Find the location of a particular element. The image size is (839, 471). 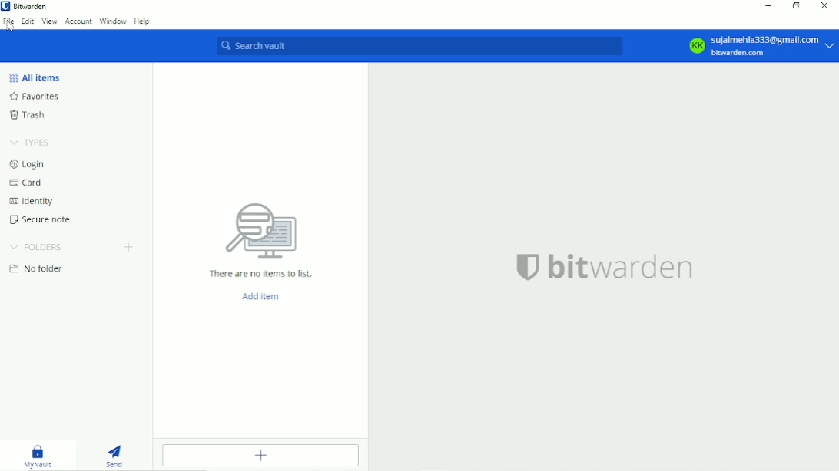

Close is located at coordinates (825, 7).